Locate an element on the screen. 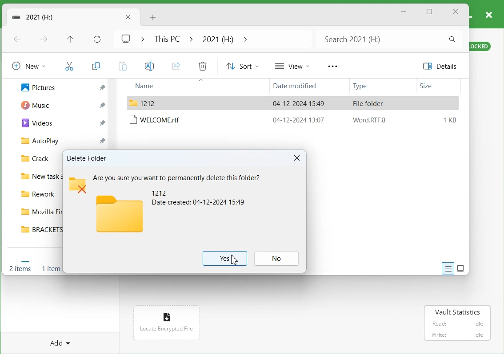 The height and width of the screenshot is (354, 504). Display item by using large thumbnail is located at coordinates (461, 268).